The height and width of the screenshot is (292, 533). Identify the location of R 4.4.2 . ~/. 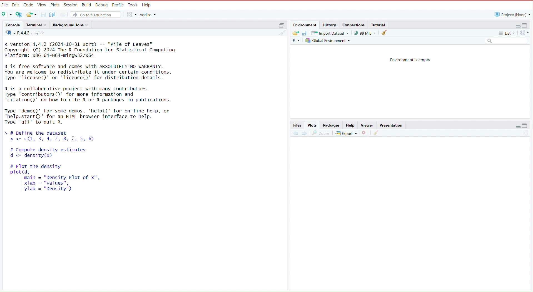
(28, 33).